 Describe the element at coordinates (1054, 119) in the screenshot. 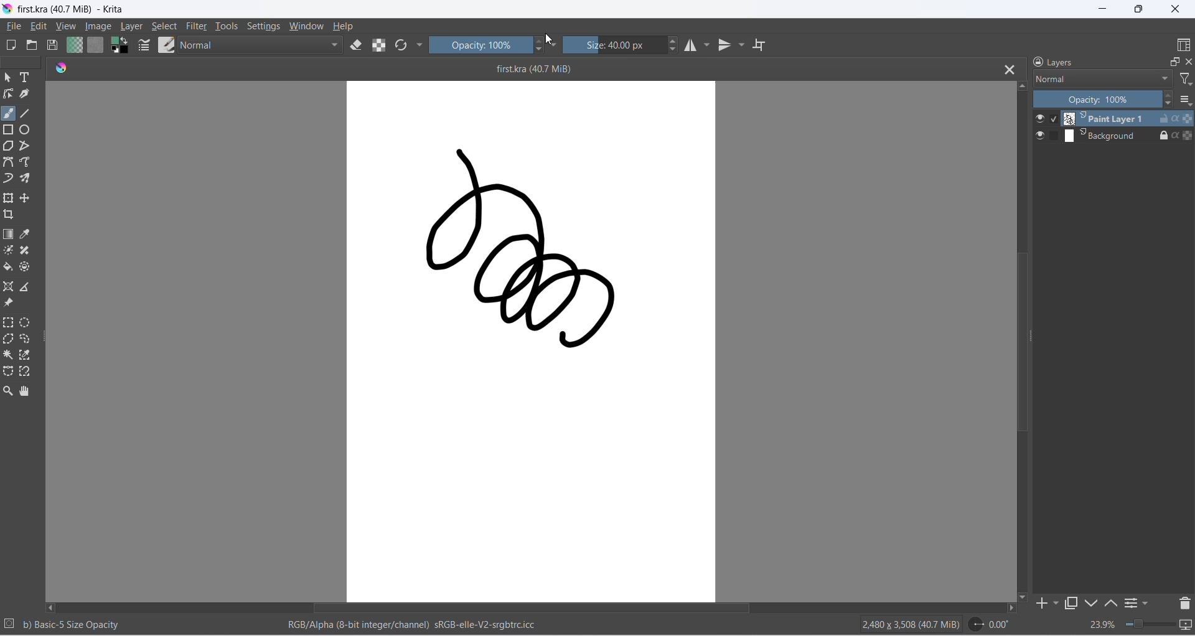

I see `Selected layer` at that location.